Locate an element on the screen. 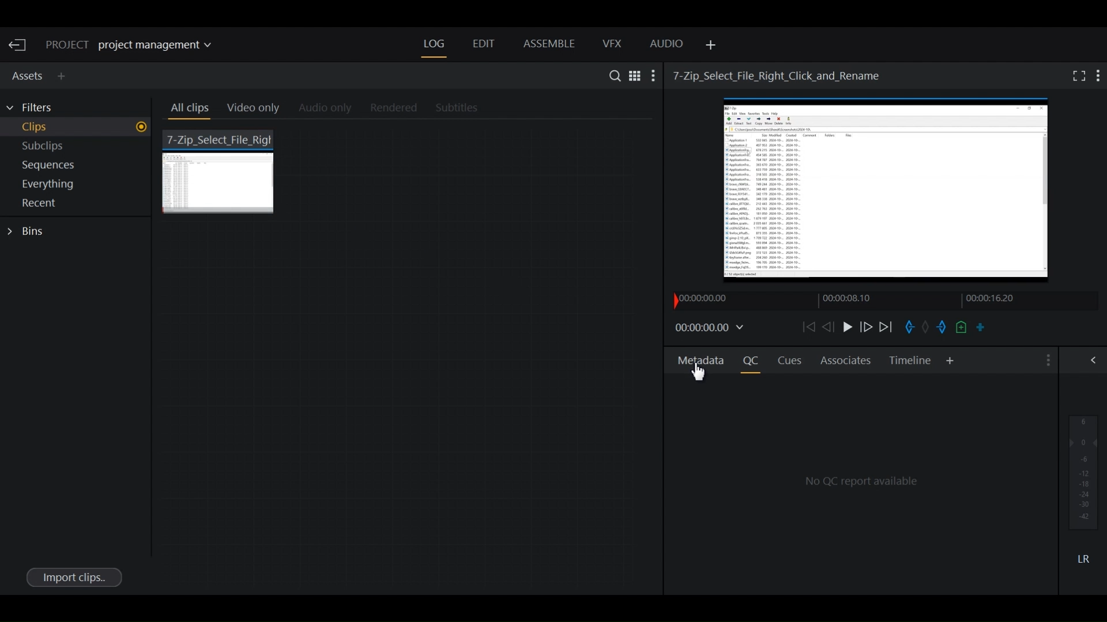  Add Panel is located at coordinates (709, 45).